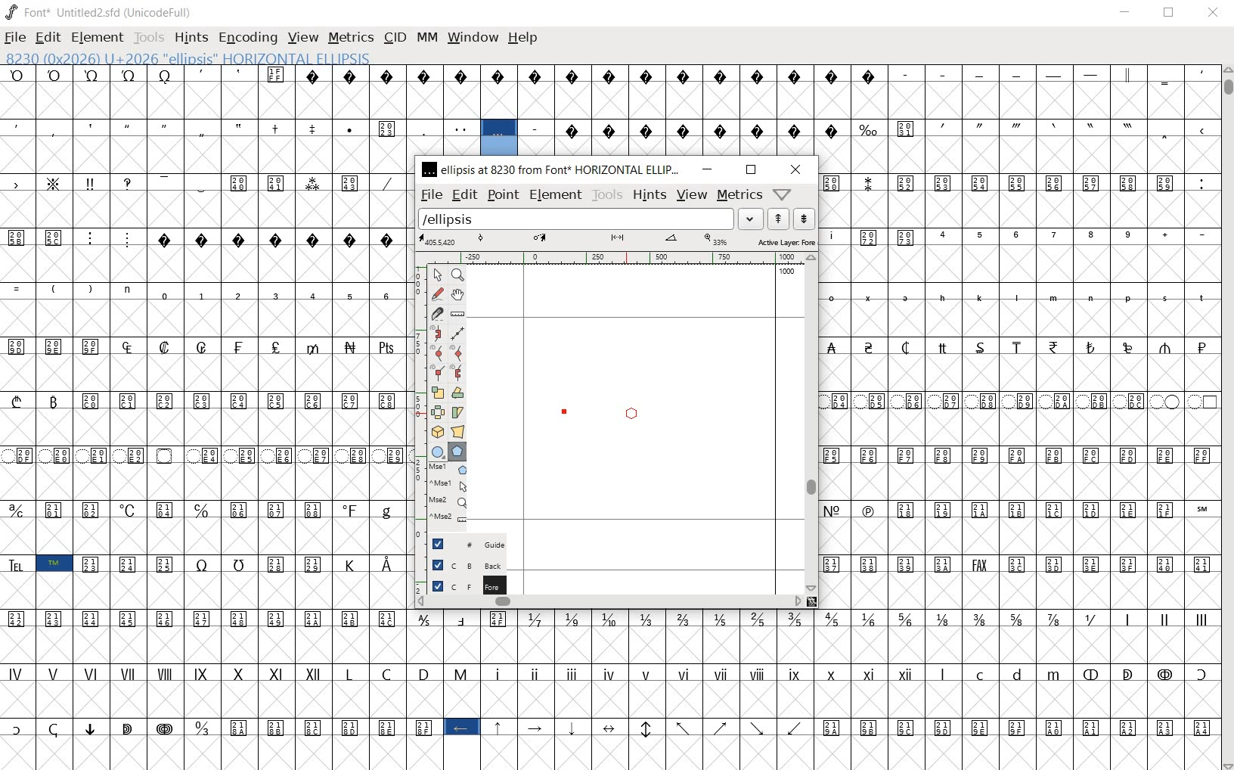 The height and width of the screenshot is (770, 1234). Describe the element at coordinates (457, 275) in the screenshot. I see `MAGNIFY` at that location.